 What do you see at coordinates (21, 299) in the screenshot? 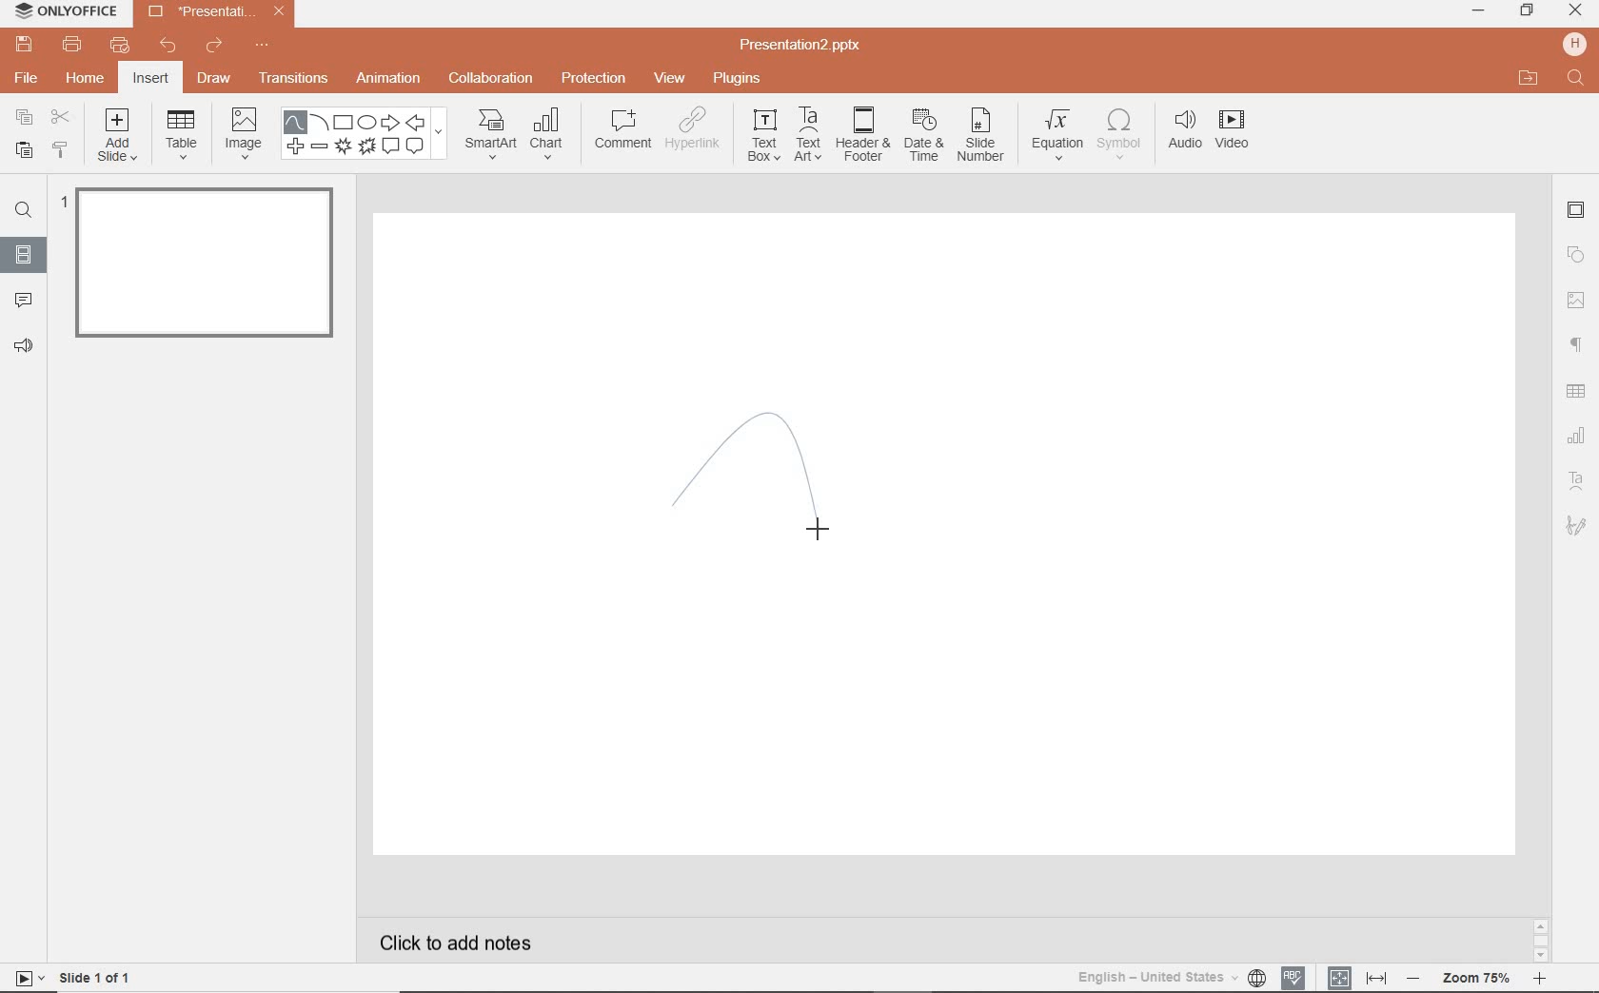
I see `COMMENTS` at bounding box center [21, 299].